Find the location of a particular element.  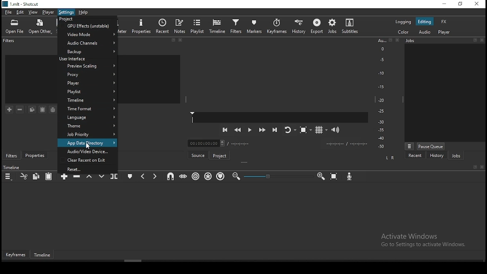

proxy is located at coordinates (87, 67).